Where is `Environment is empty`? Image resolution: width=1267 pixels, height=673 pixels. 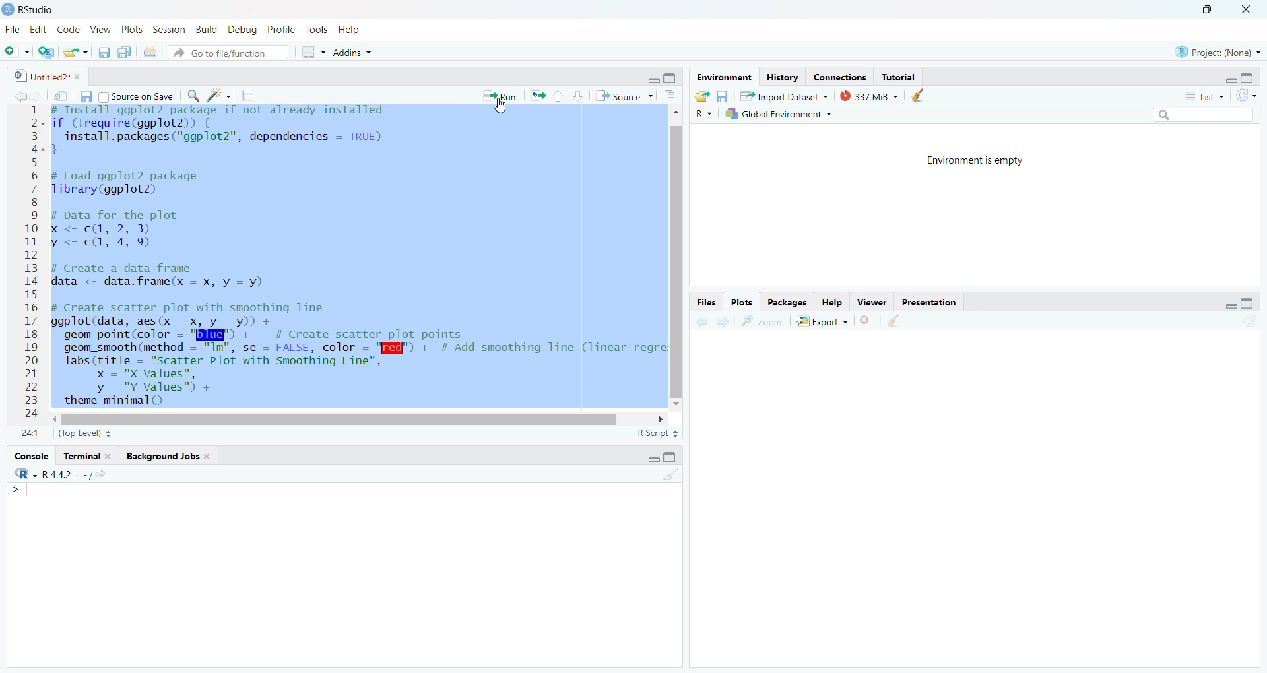 Environment is empty is located at coordinates (977, 162).